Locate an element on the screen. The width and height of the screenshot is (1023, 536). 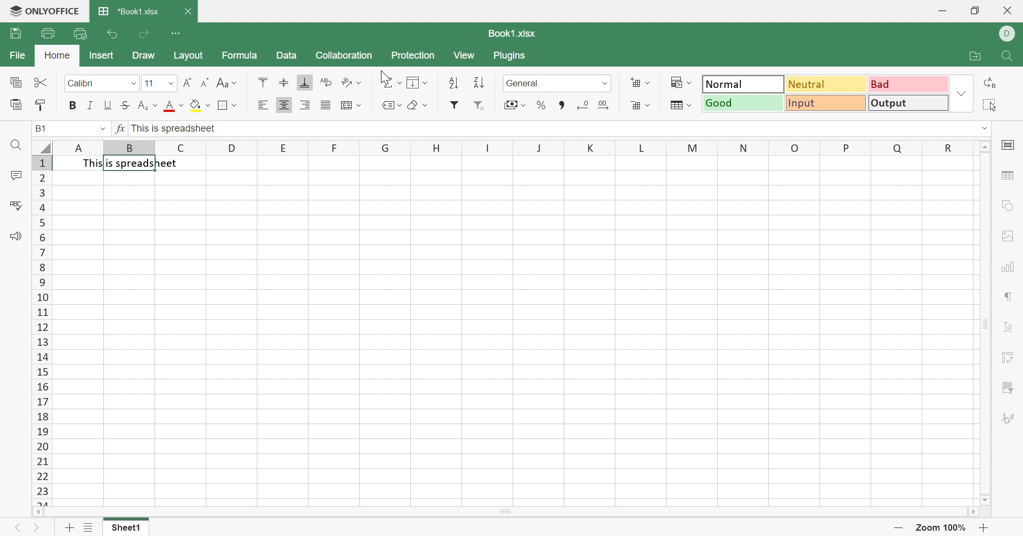
Change case is located at coordinates (222, 82).